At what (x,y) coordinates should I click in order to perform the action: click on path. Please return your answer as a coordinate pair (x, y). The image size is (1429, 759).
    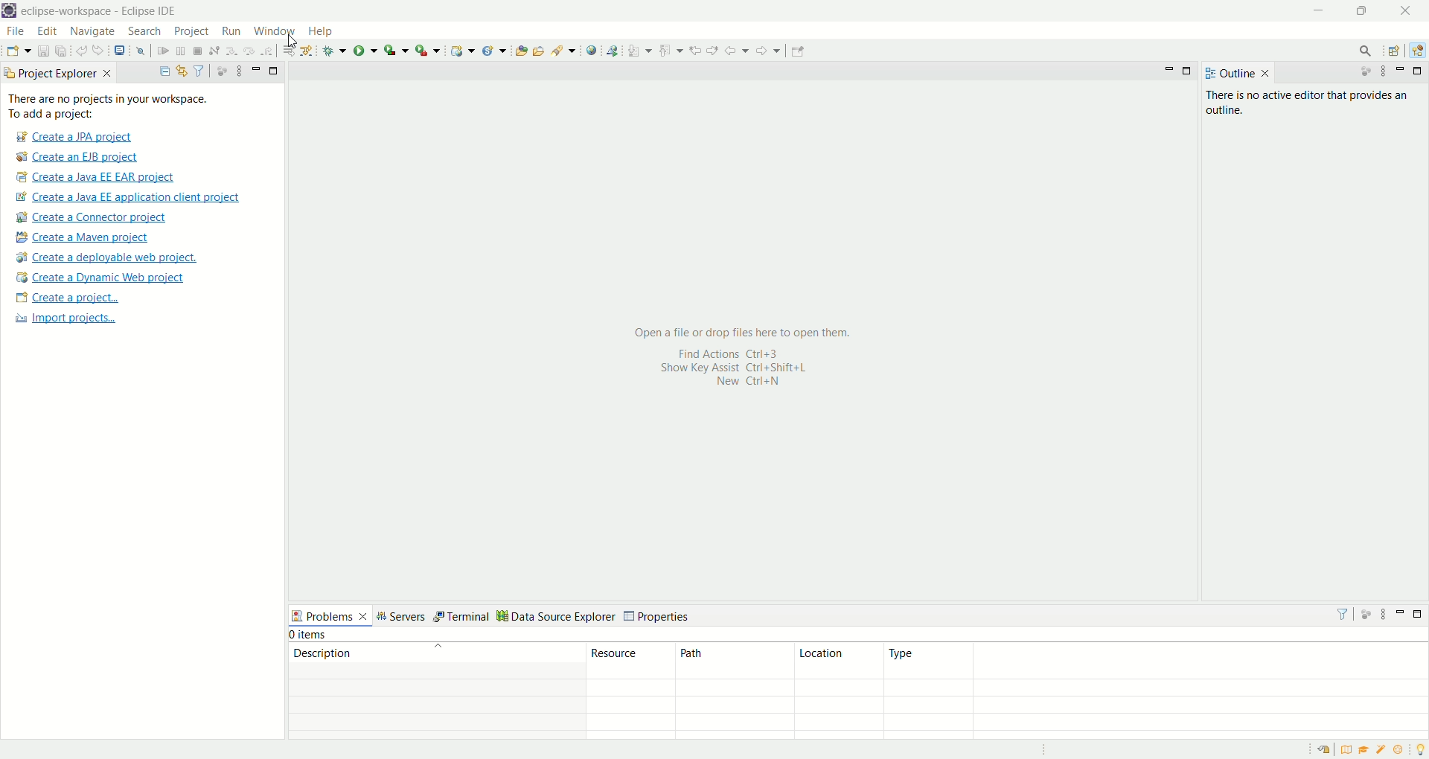
    Looking at the image, I should click on (735, 659).